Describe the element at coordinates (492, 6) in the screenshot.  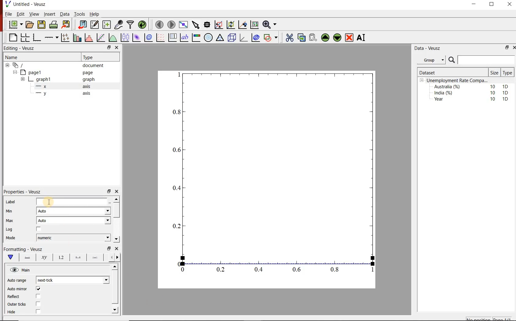
I see `maximise` at that location.